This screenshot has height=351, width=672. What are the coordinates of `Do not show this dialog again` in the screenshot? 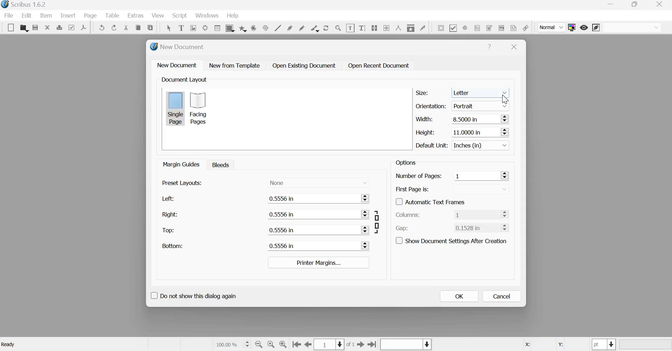 It's located at (193, 295).